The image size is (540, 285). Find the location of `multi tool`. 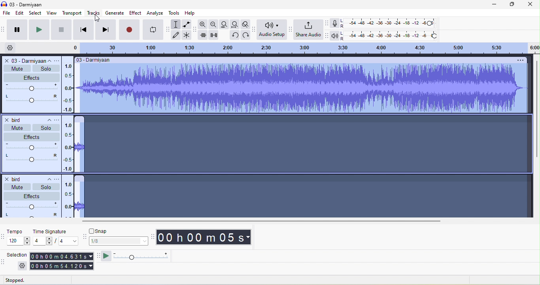

multi tool is located at coordinates (187, 36).